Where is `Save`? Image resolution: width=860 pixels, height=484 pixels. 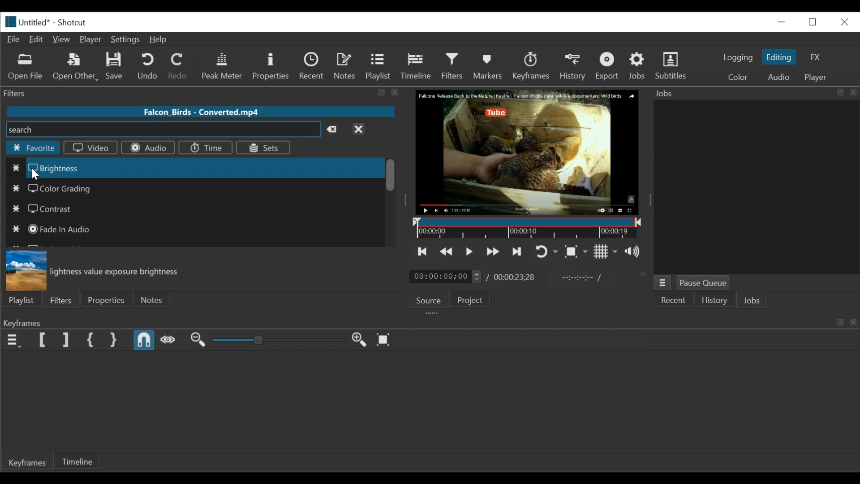
Save is located at coordinates (114, 66).